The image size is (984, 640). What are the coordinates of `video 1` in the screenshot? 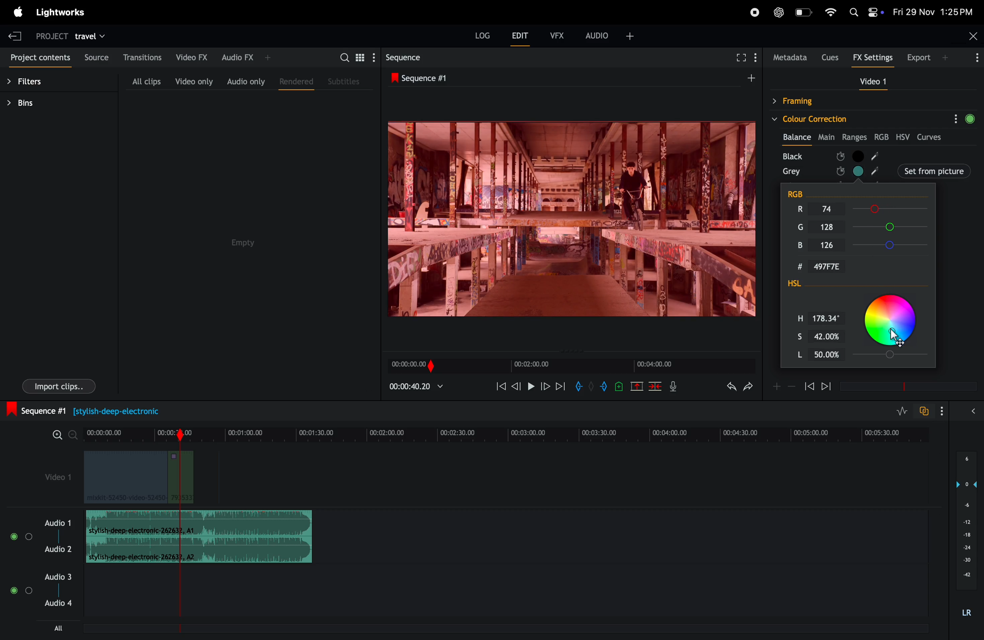 It's located at (870, 81).